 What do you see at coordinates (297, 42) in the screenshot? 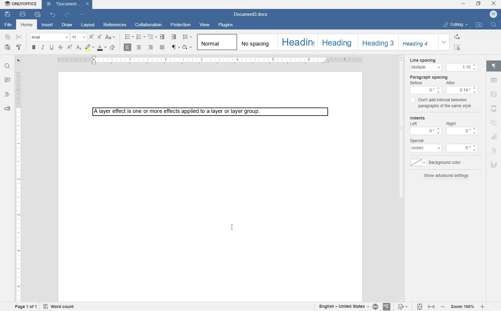
I see `HEADING 1` at bounding box center [297, 42].